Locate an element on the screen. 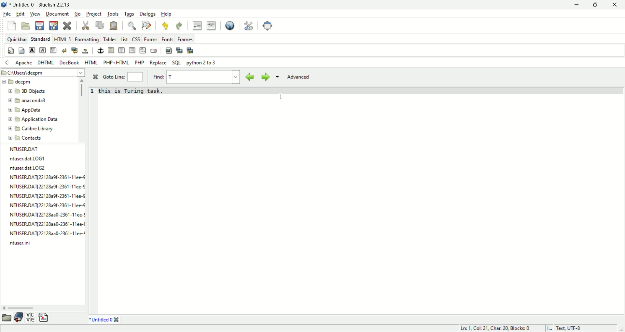 This screenshot has width=625, height=332. SQL is located at coordinates (177, 62).